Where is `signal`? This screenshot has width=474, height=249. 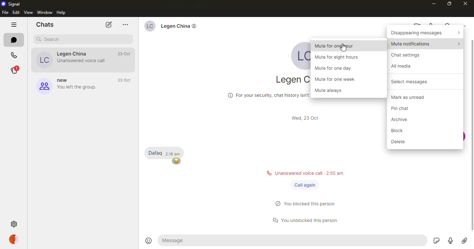 signal is located at coordinates (13, 3).